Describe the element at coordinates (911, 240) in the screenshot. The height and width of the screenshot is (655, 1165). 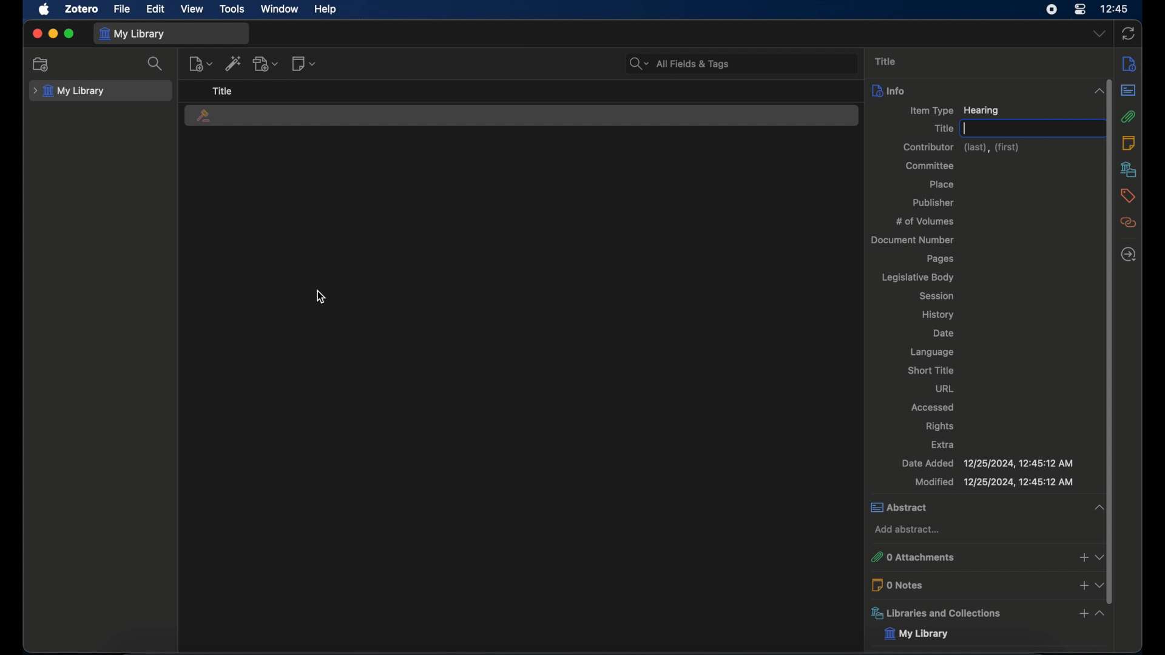
I see `document number` at that location.